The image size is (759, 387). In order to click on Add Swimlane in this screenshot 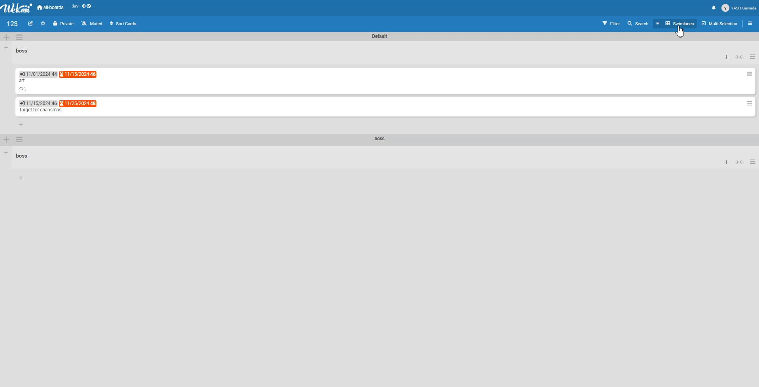, I will do `click(7, 139)`.